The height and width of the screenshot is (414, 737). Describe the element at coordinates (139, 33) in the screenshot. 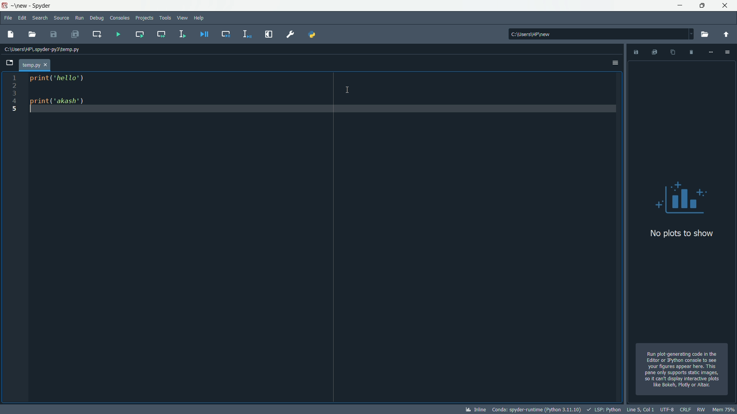

I see `run current cell` at that location.